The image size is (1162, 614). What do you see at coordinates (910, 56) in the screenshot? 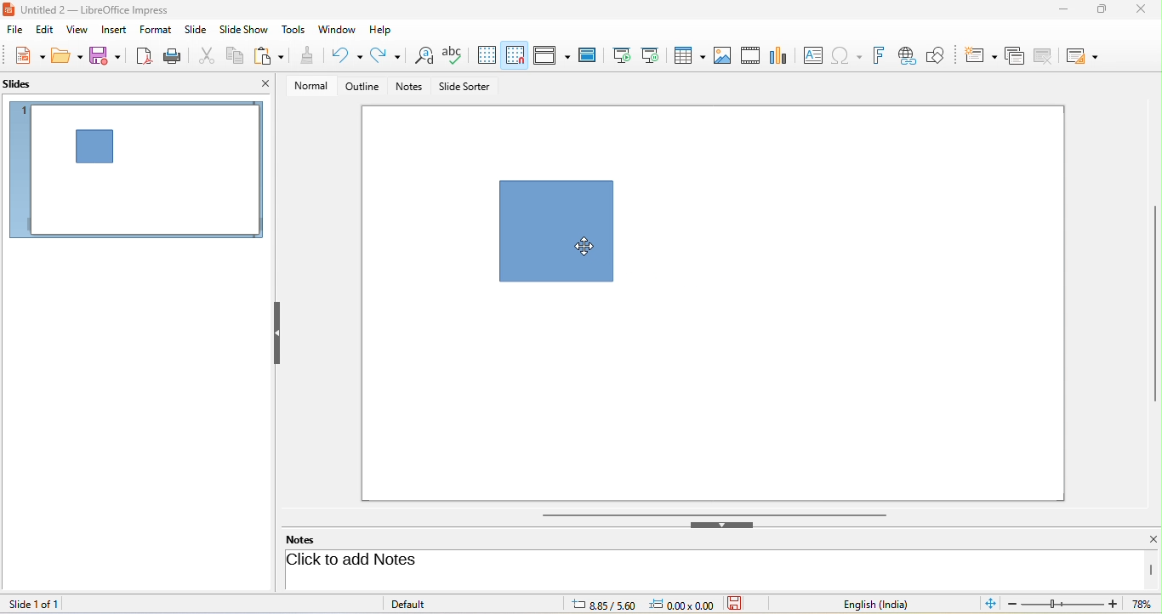
I see `hyperlink` at bounding box center [910, 56].